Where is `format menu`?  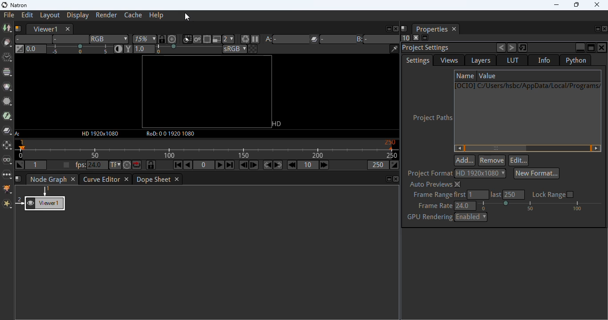 format menu is located at coordinates (481, 173).